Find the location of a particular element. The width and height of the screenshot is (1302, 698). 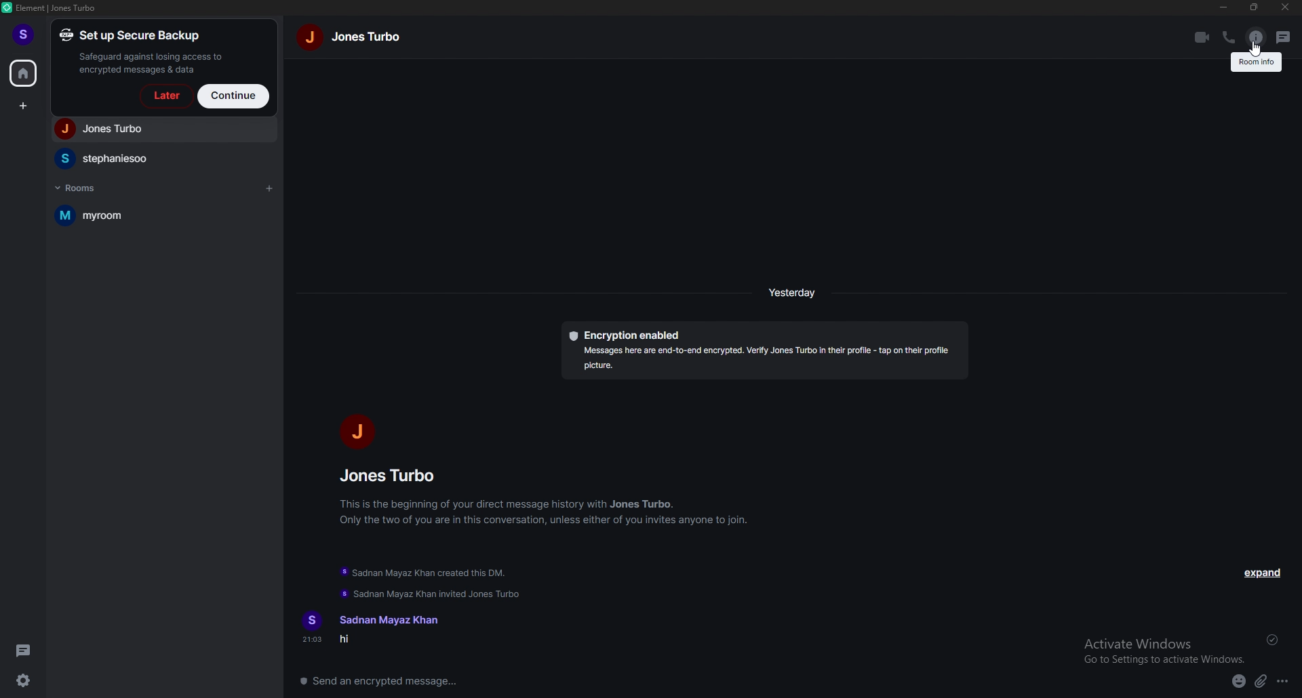

expand is located at coordinates (1265, 573).